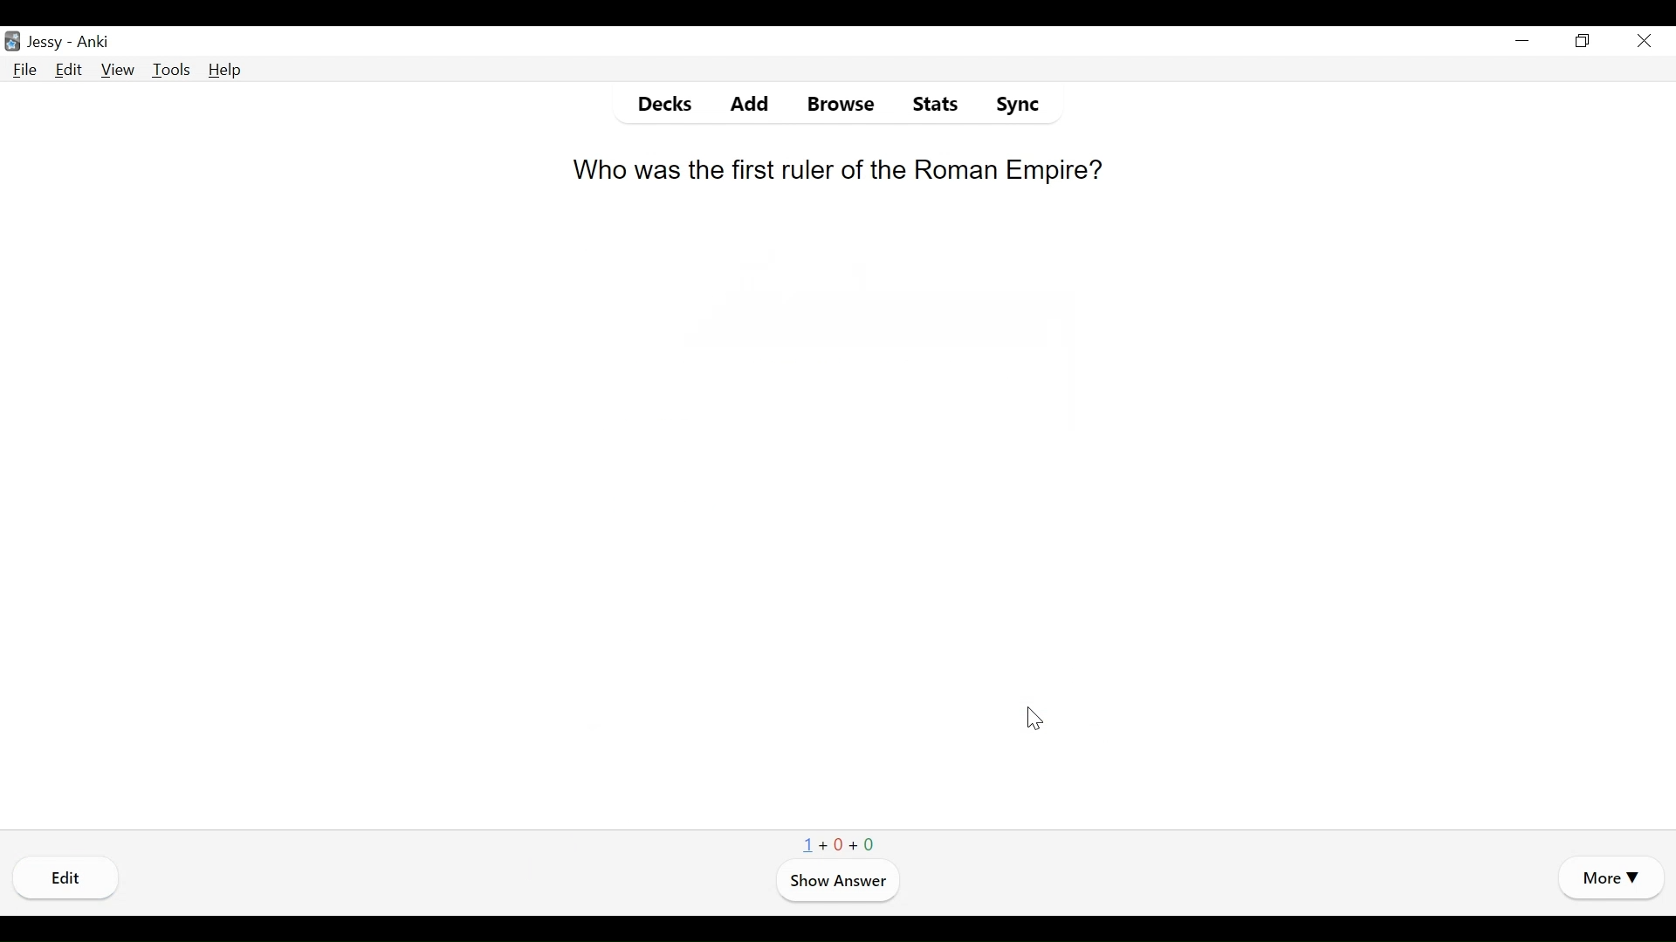 The image size is (1676, 942). Describe the element at coordinates (12, 40) in the screenshot. I see `Anki Desktop Icon` at that location.